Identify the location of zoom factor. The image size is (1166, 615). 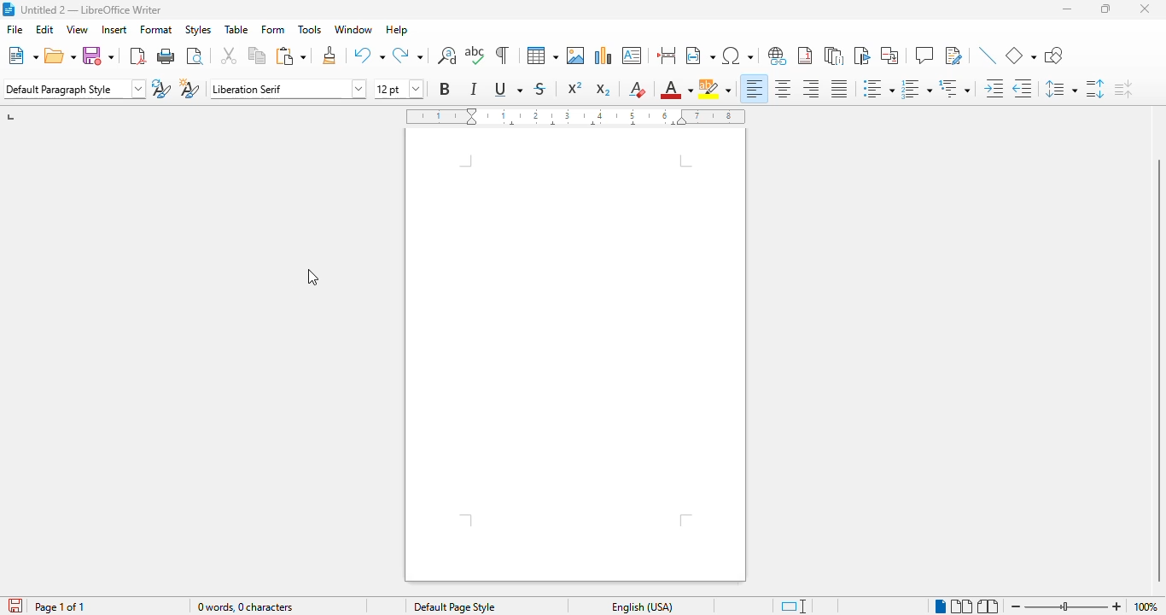
(1146, 606).